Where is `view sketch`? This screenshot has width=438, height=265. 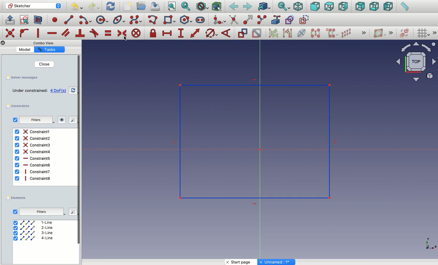
view sketch is located at coordinates (25, 20).